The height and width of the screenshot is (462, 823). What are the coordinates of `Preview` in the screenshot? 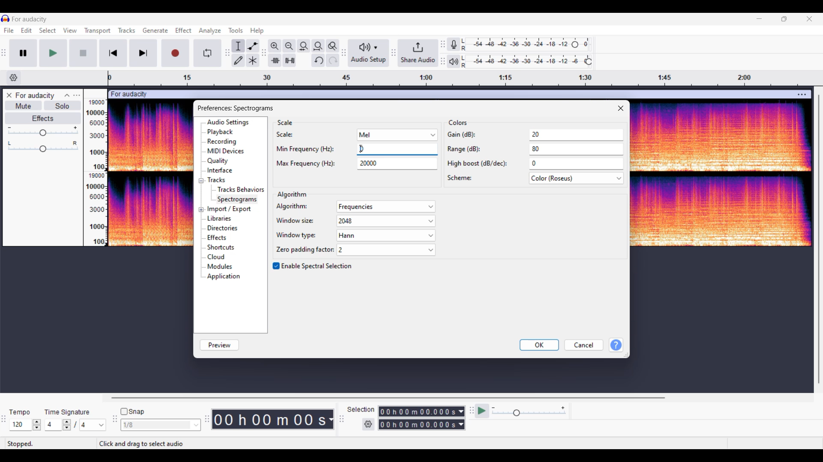 It's located at (219, 345).